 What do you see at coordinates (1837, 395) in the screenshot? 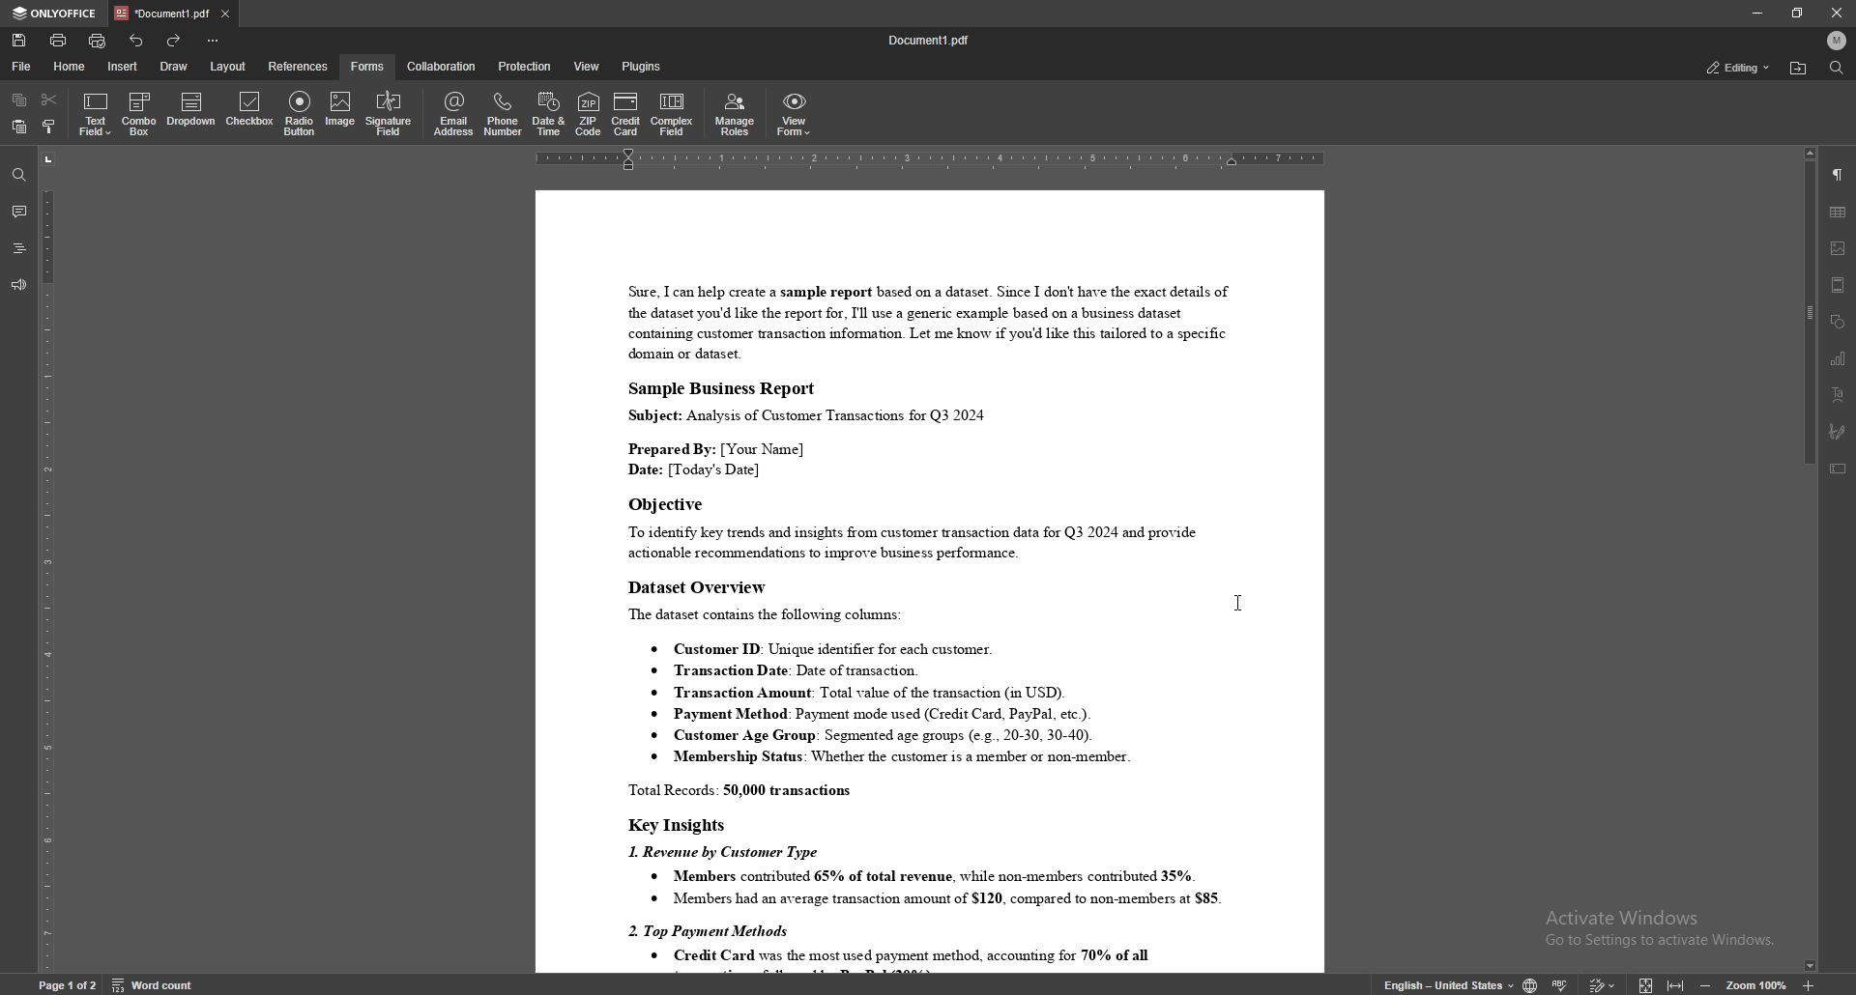
I see `text art` at bounding box center [1837, 395].